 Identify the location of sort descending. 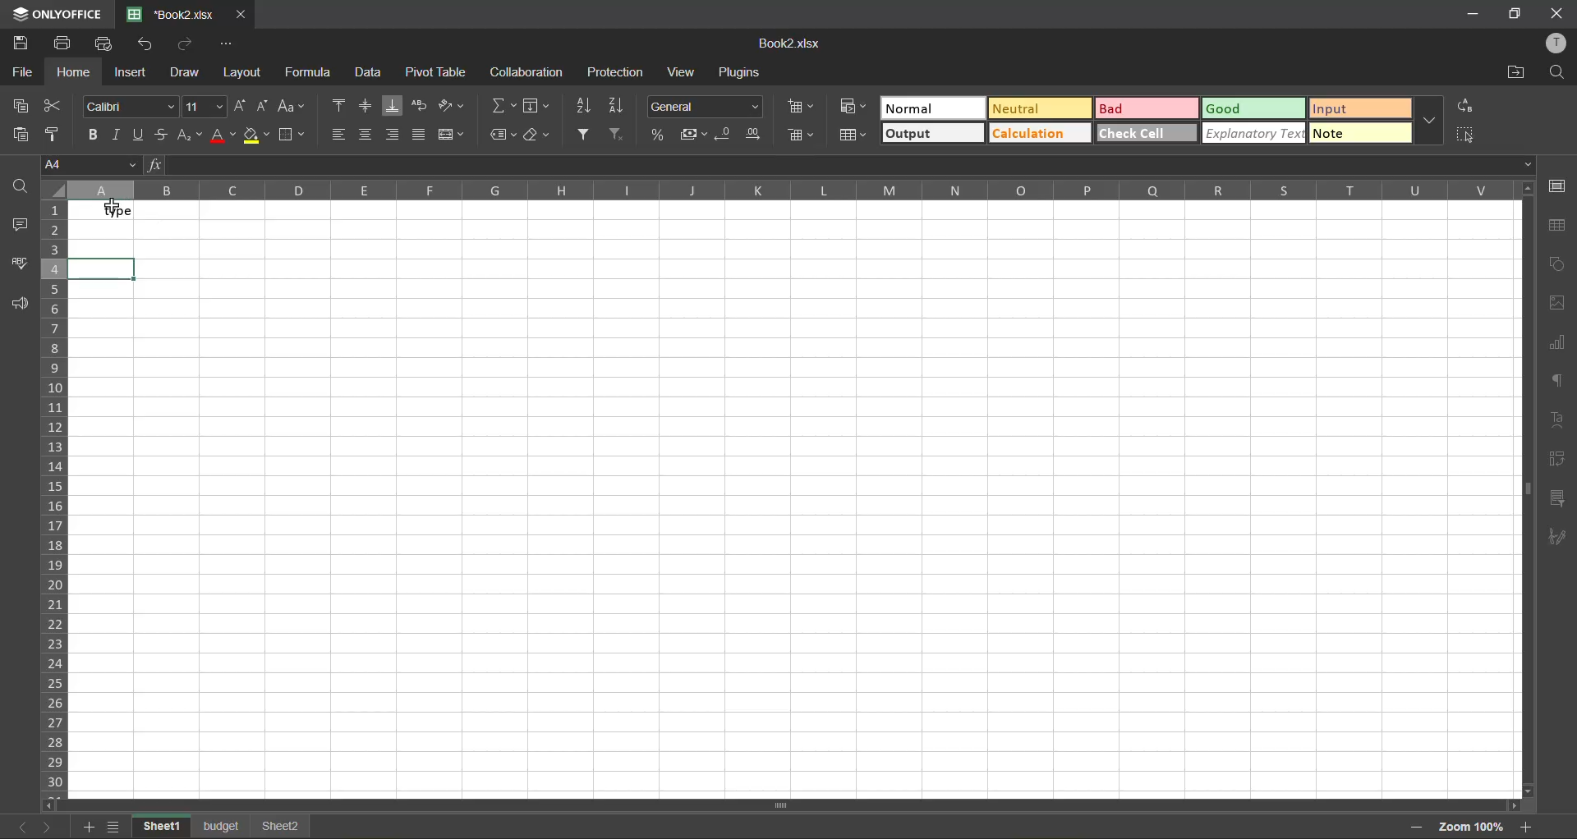
(621, 108).